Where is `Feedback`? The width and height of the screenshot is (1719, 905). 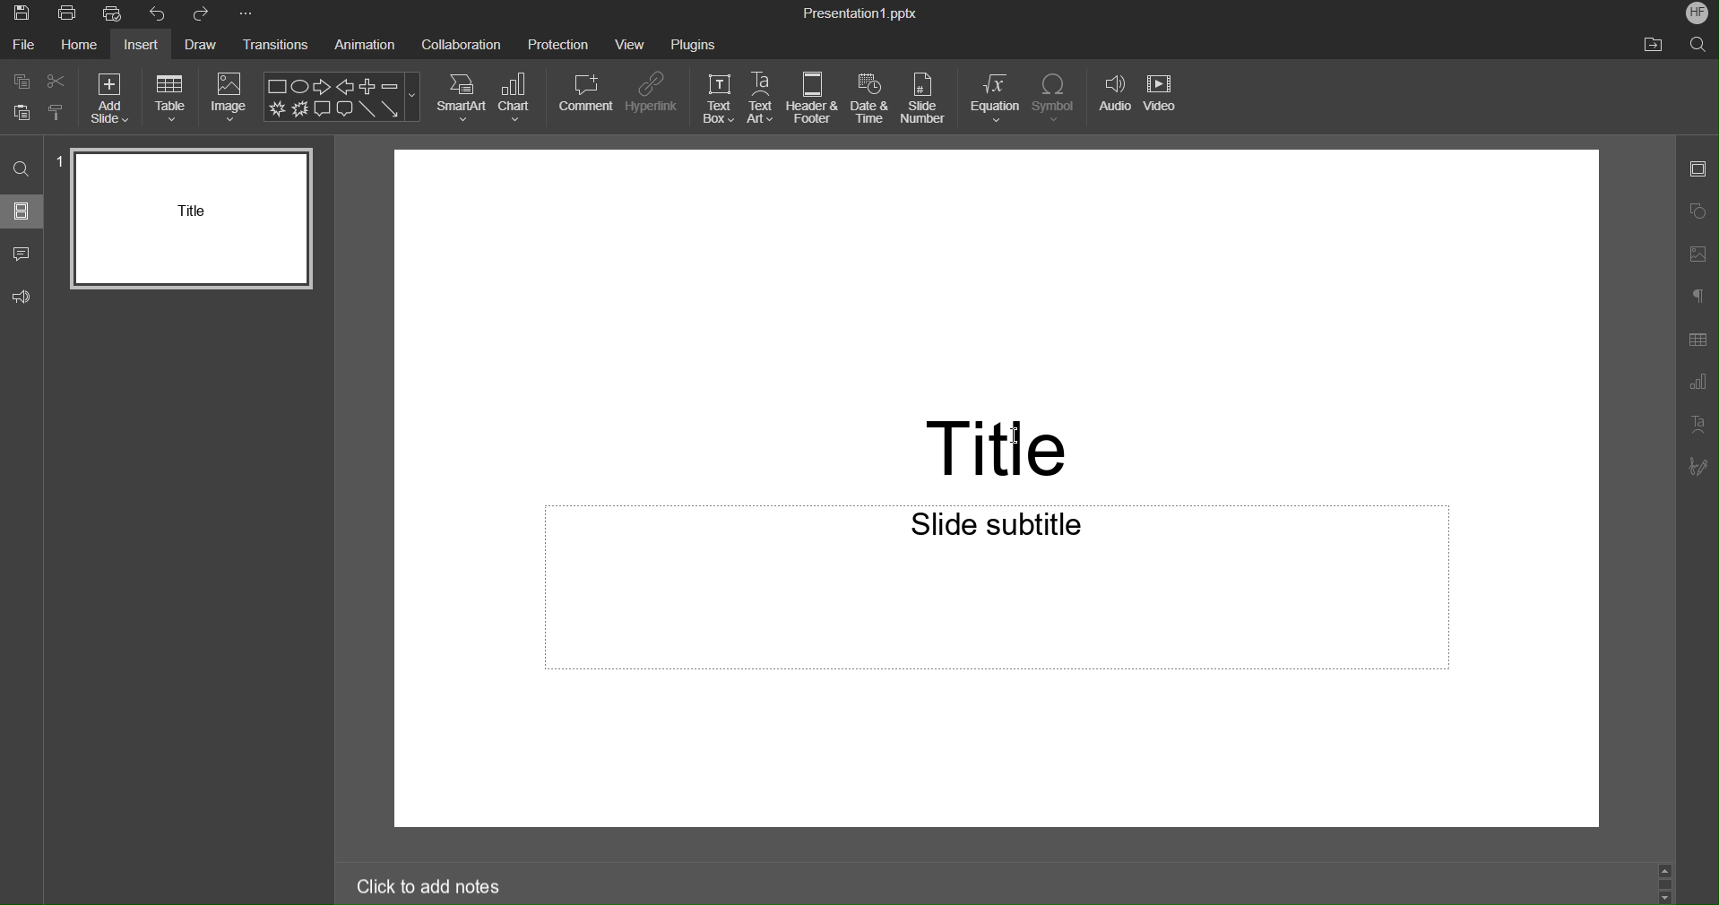
Feedback is located at coordinates (25, 297).